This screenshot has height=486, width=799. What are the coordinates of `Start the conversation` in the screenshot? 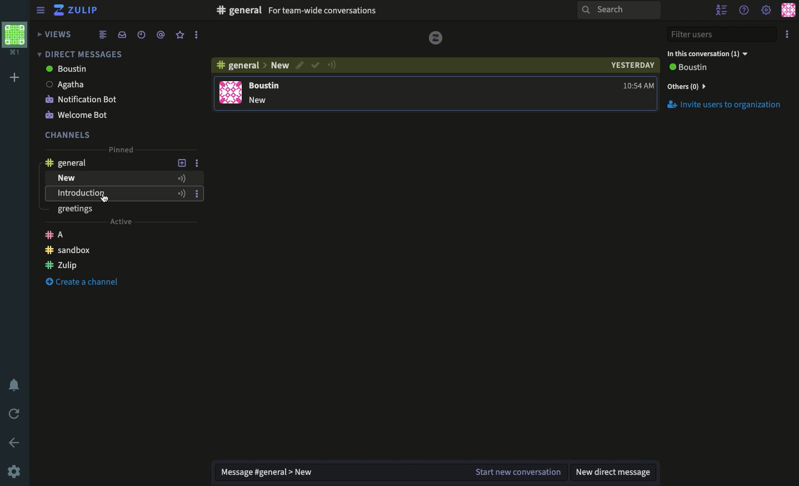 It's located at (516, 473).